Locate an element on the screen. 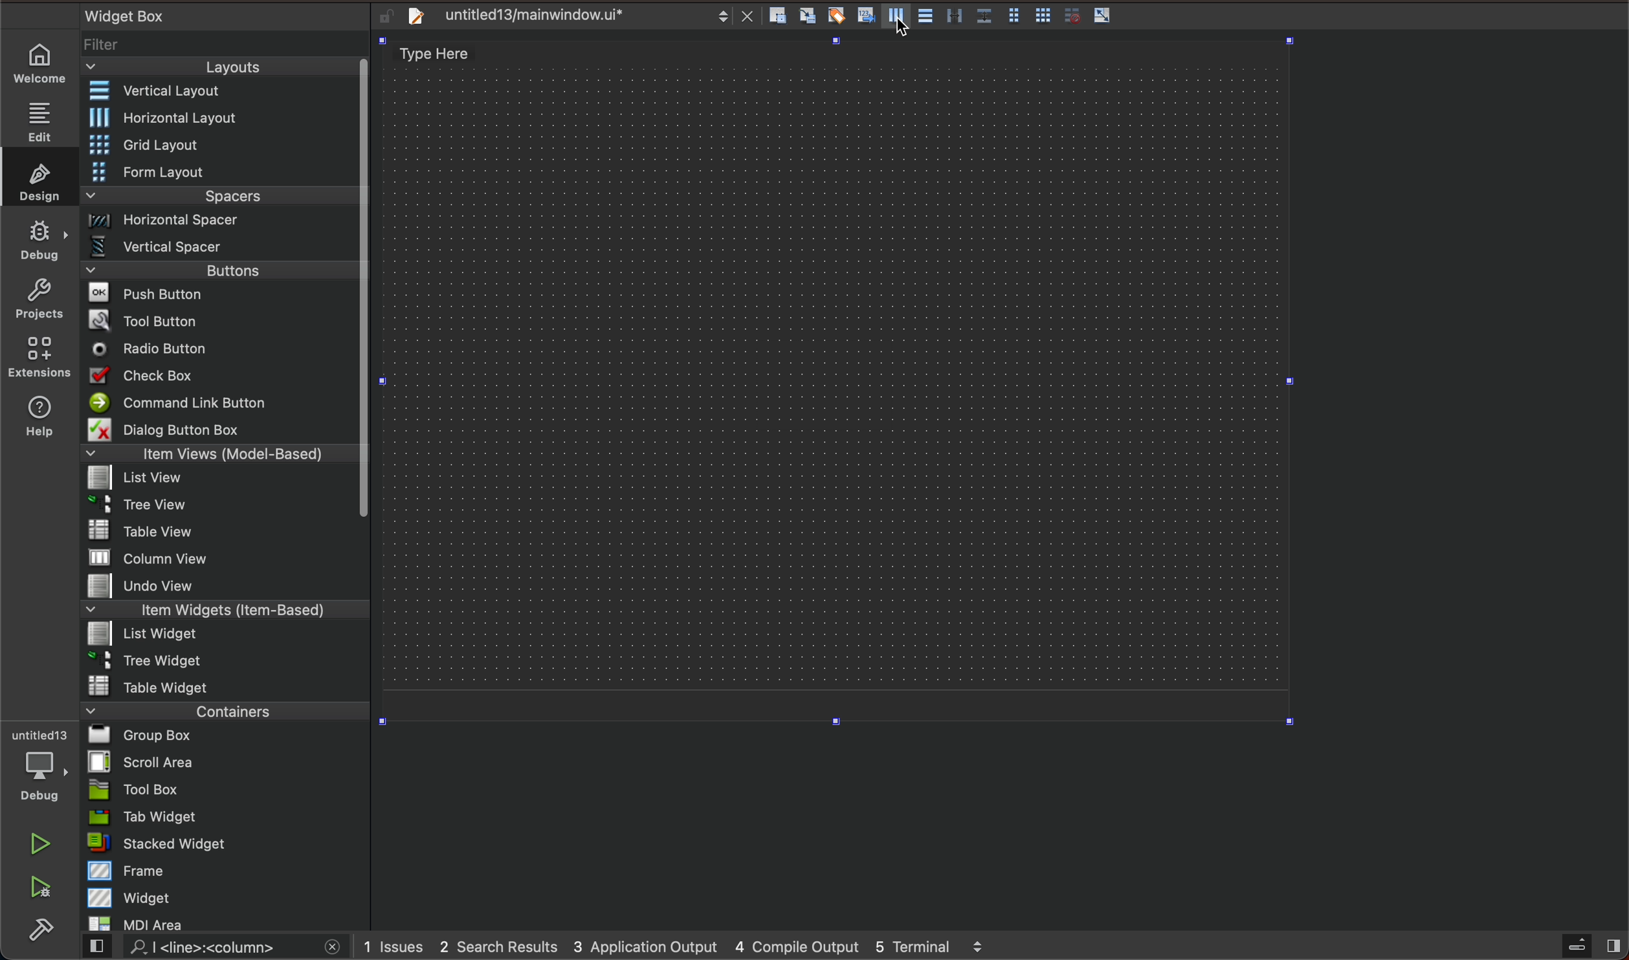  tree view is located at coordinates (222, 506).